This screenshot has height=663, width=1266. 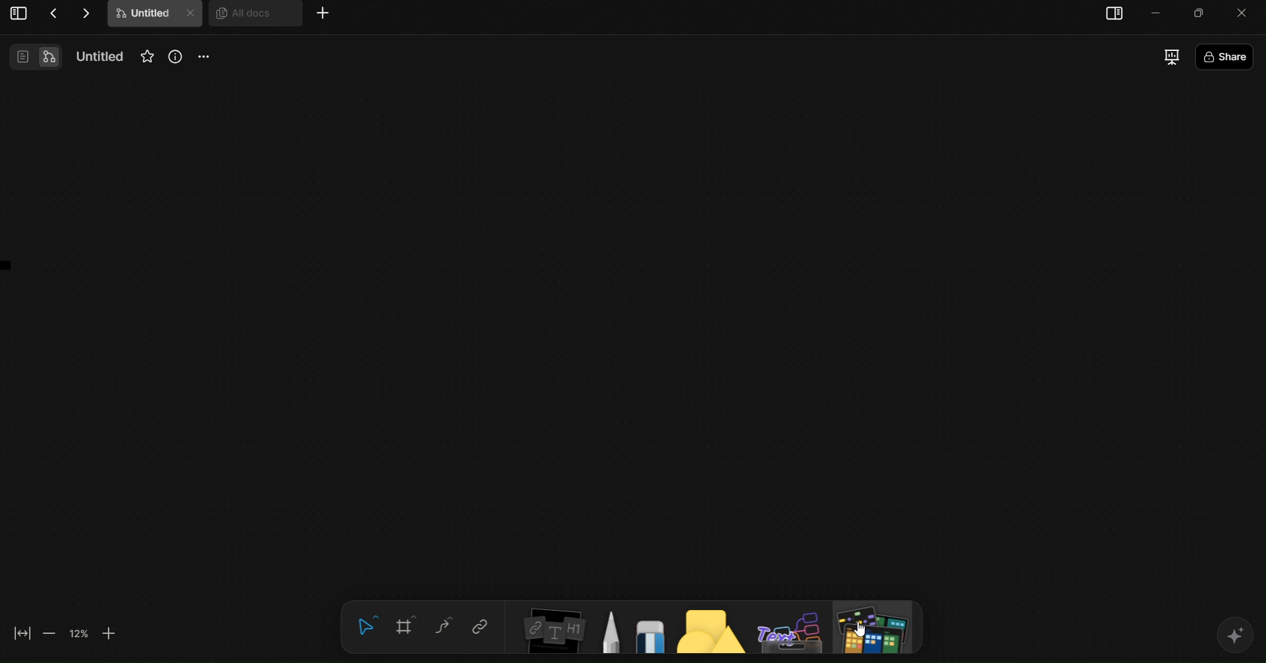 I want to click on Shapes tool, so click(x=708, y=631).